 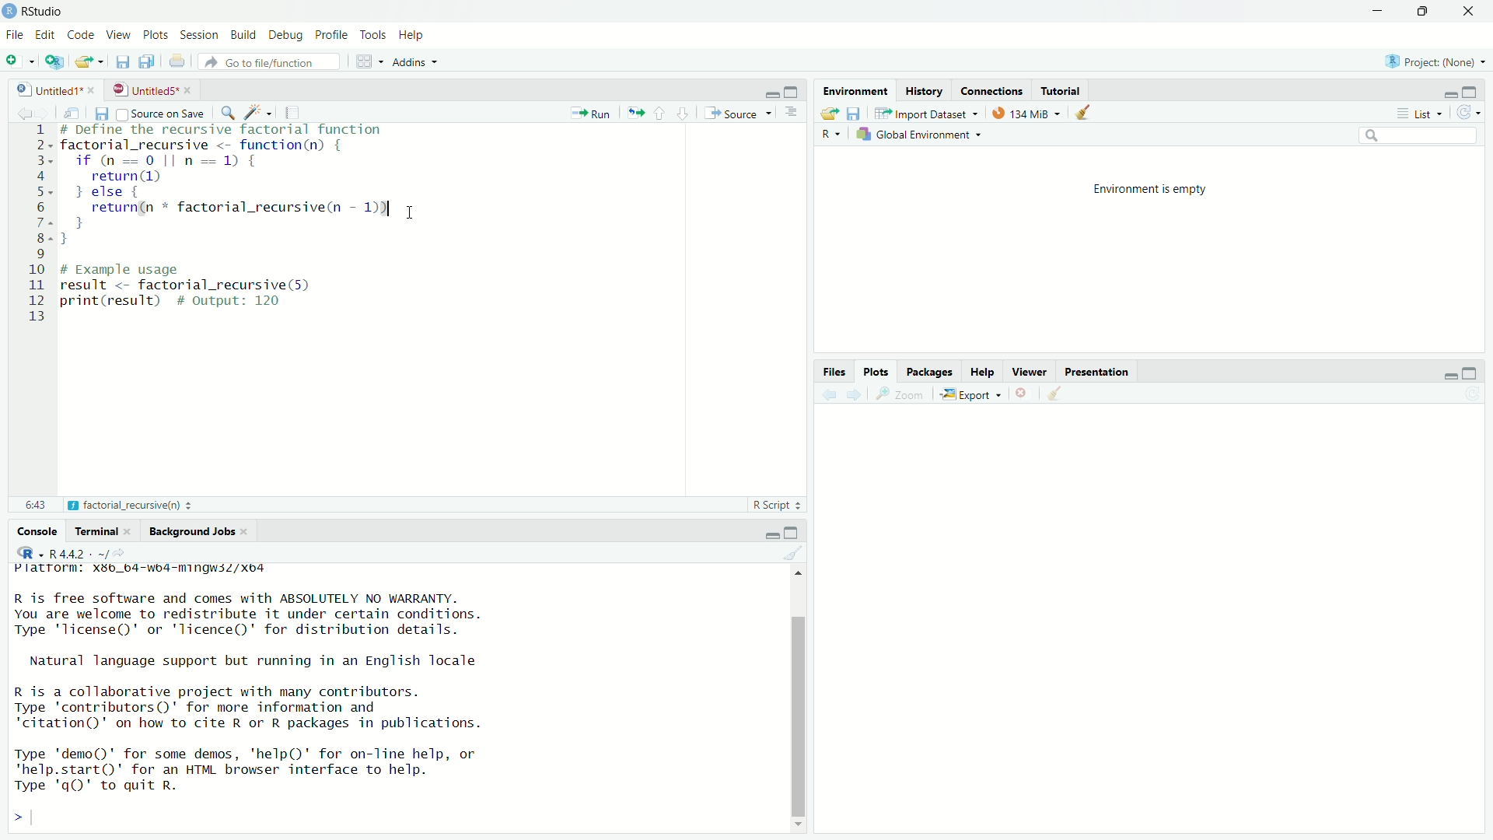 I want to click on Background Jobs, so click(x=196, y=530).